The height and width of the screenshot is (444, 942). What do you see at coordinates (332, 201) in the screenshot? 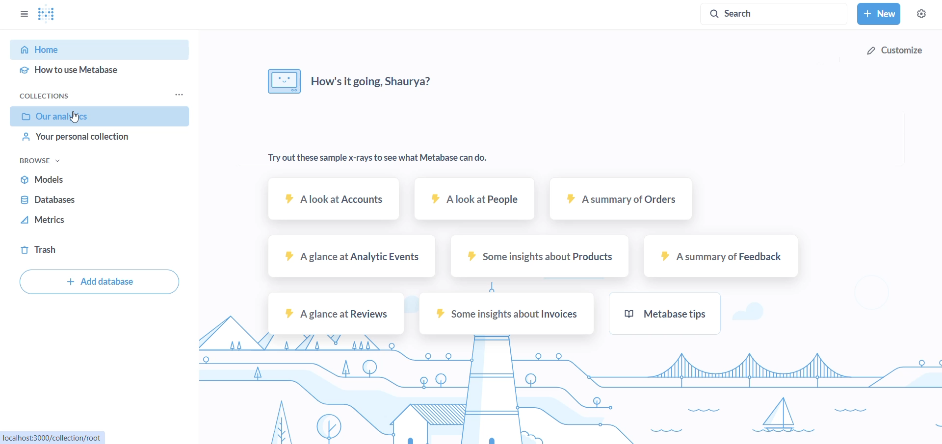
I see `A look at Accounts sample` at bounding box center [332, 201].